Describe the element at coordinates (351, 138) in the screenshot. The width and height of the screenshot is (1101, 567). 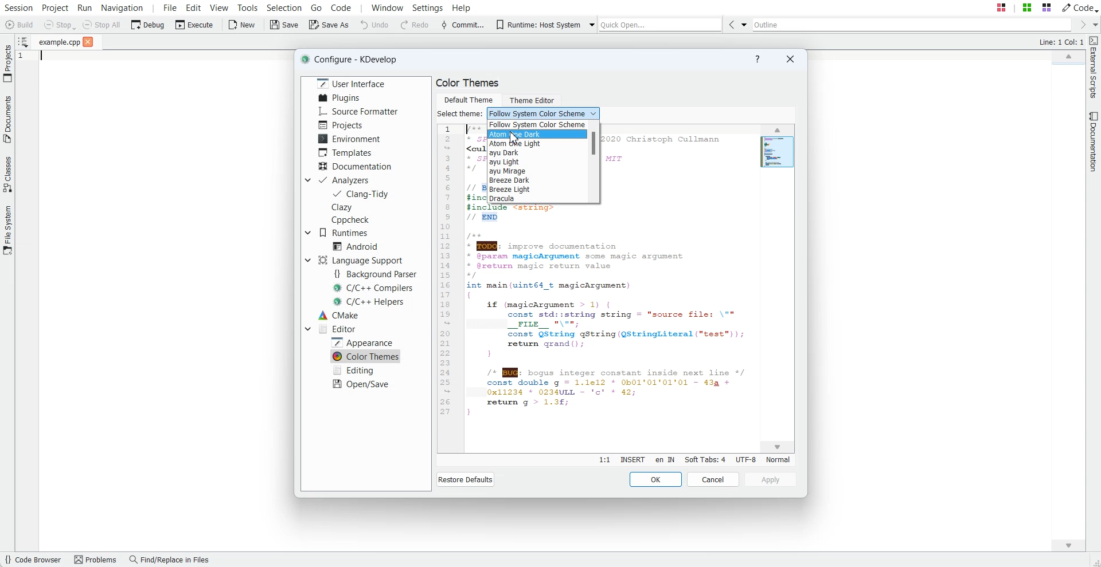
I see `Environment` at that location.